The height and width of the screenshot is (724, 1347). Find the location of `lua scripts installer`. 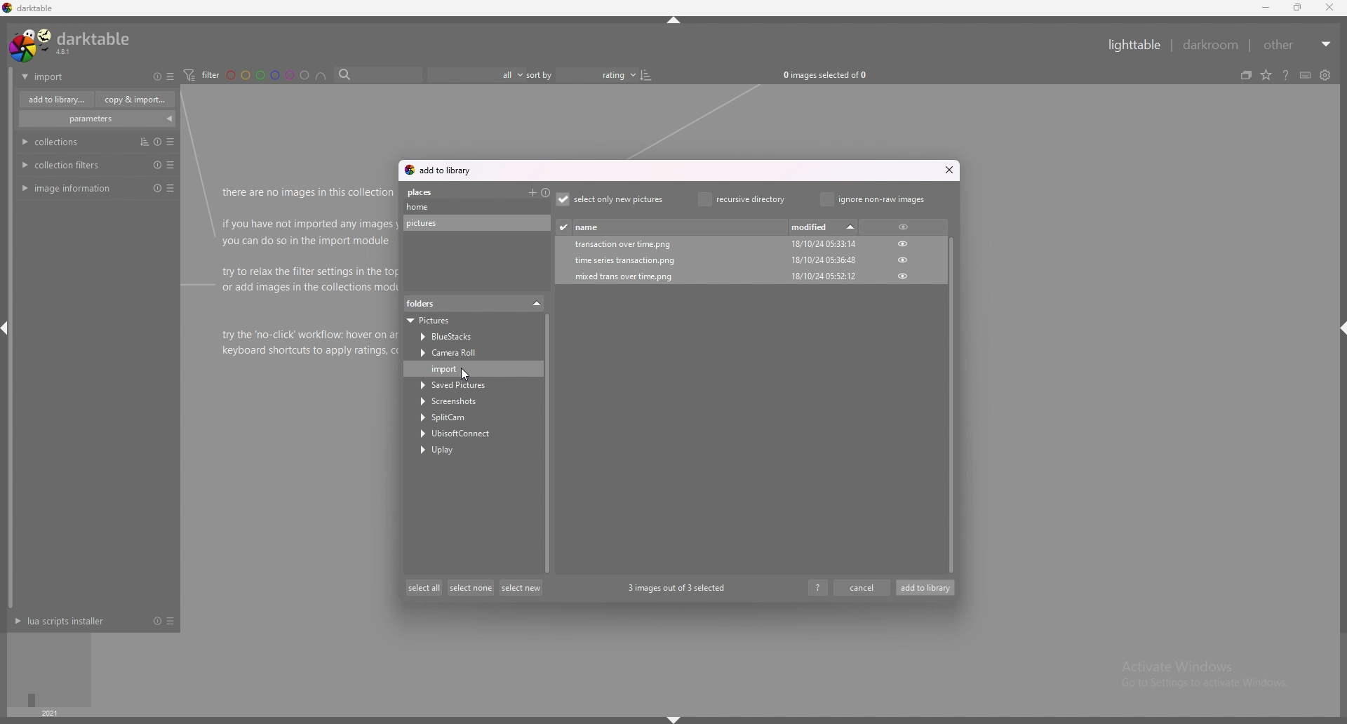

lua scripts installer is located at coordinates (65, 621).